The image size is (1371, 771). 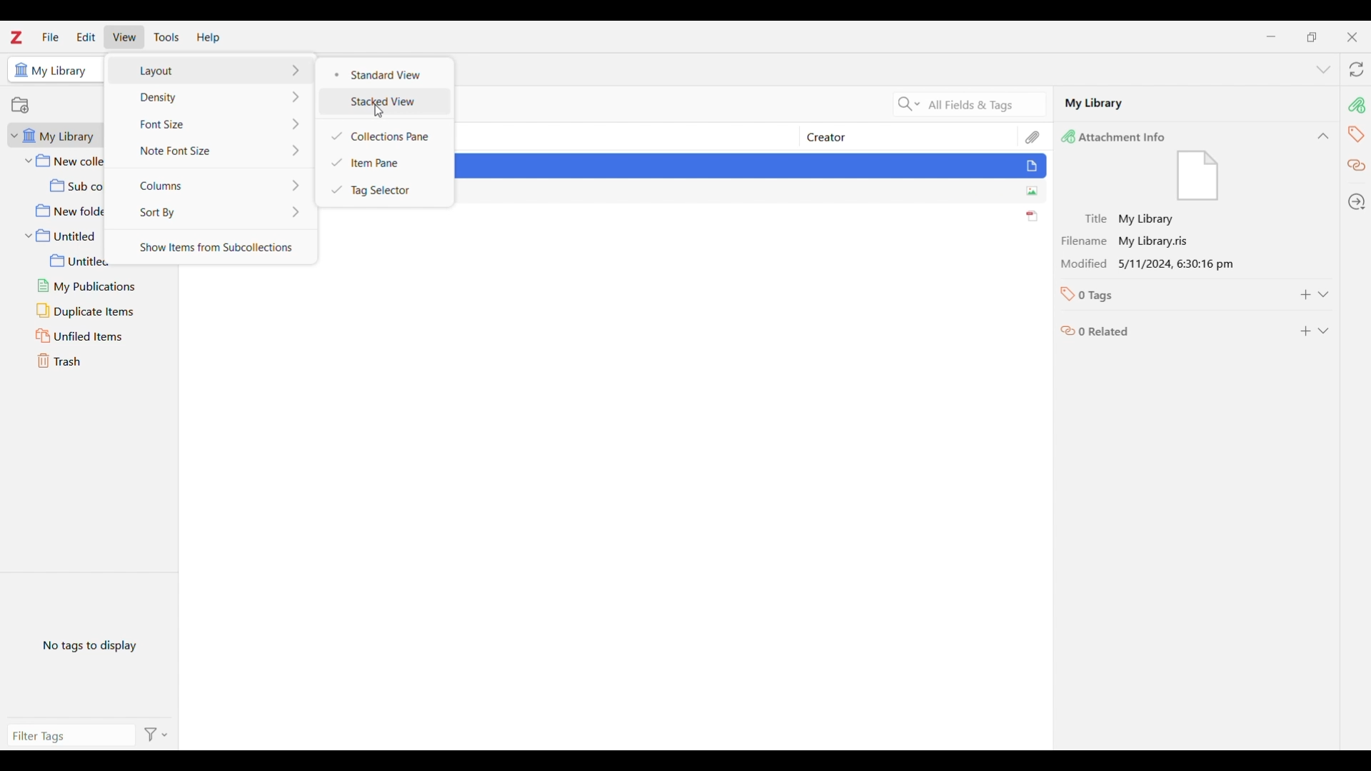 I want to click on Attachments , so click(x=1033, y=136).